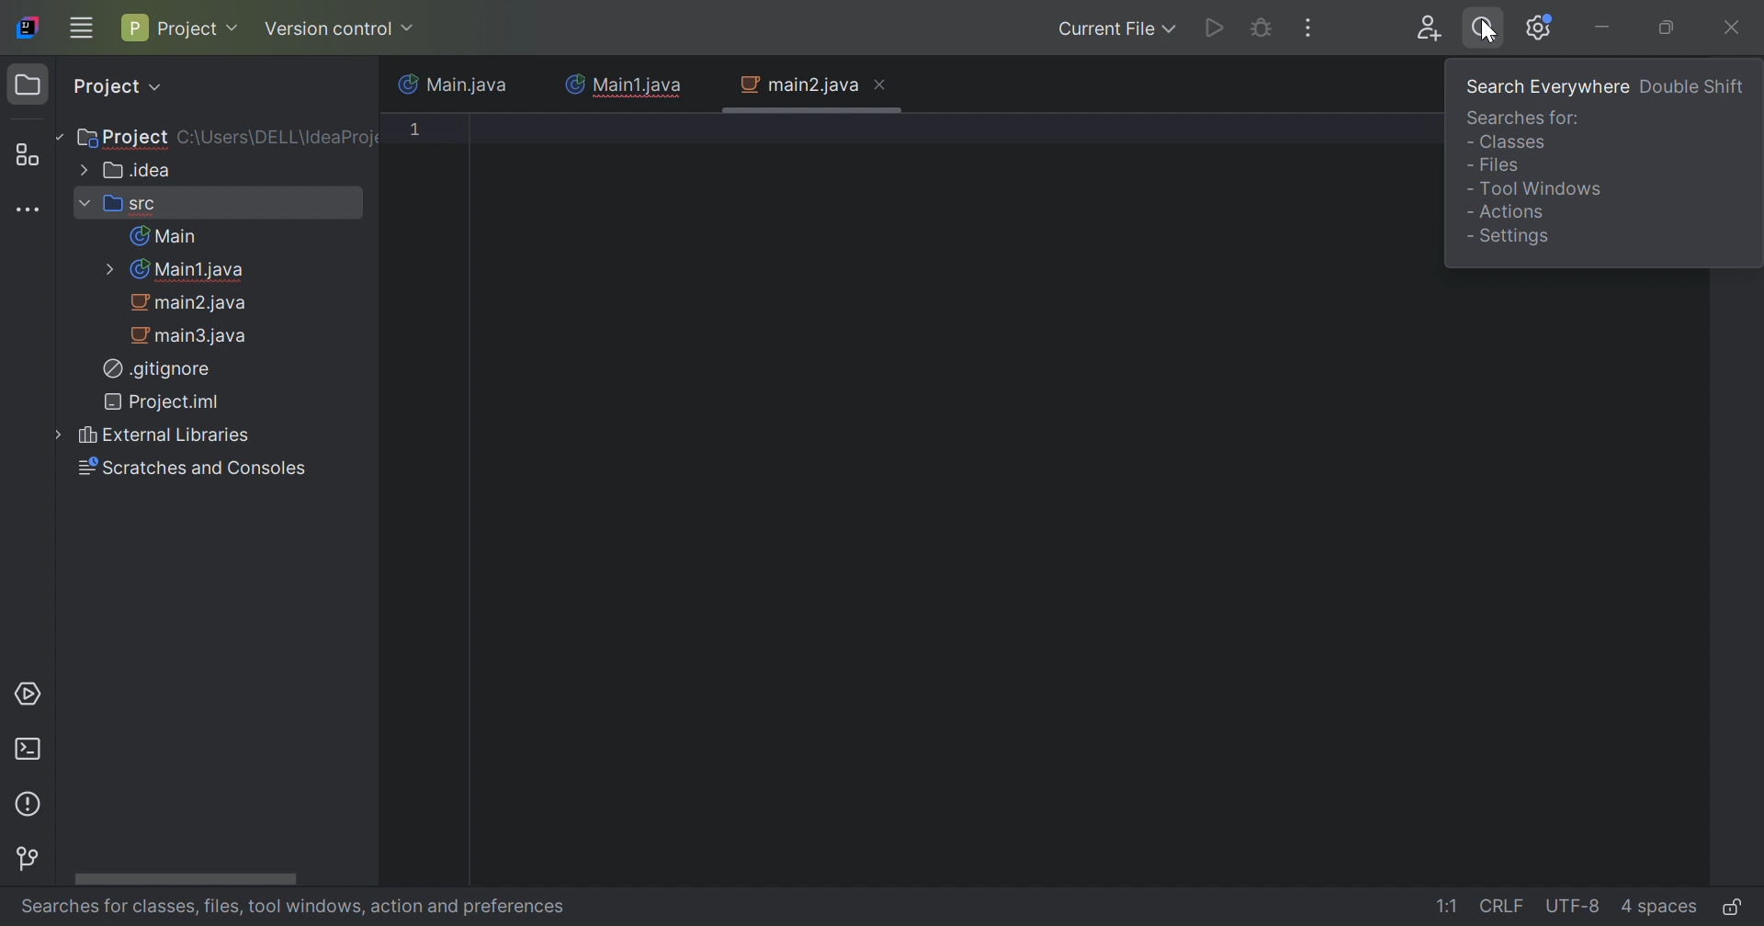  I want to click on Search everywhere, so click(1484, 29).